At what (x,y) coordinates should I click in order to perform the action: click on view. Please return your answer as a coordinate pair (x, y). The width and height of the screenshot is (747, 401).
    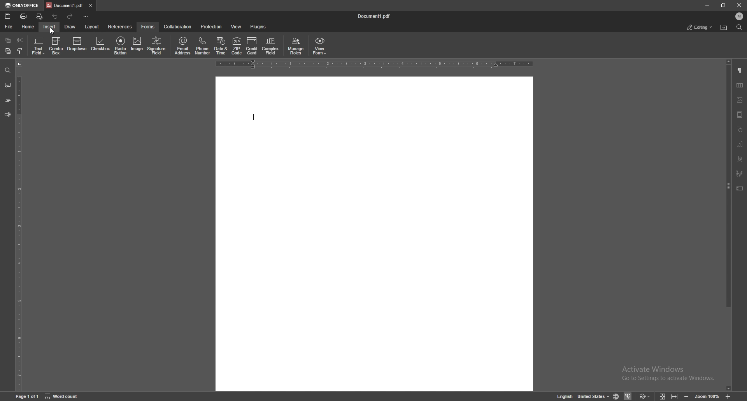
    Looking at the image, I should click on (237, 26).